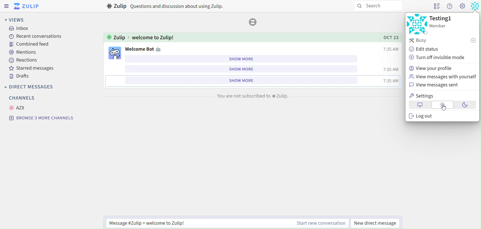 The image size is (481, 229). Describe the element at coordinates (20, 77) in the screenshot. I see `drafts` at that location.